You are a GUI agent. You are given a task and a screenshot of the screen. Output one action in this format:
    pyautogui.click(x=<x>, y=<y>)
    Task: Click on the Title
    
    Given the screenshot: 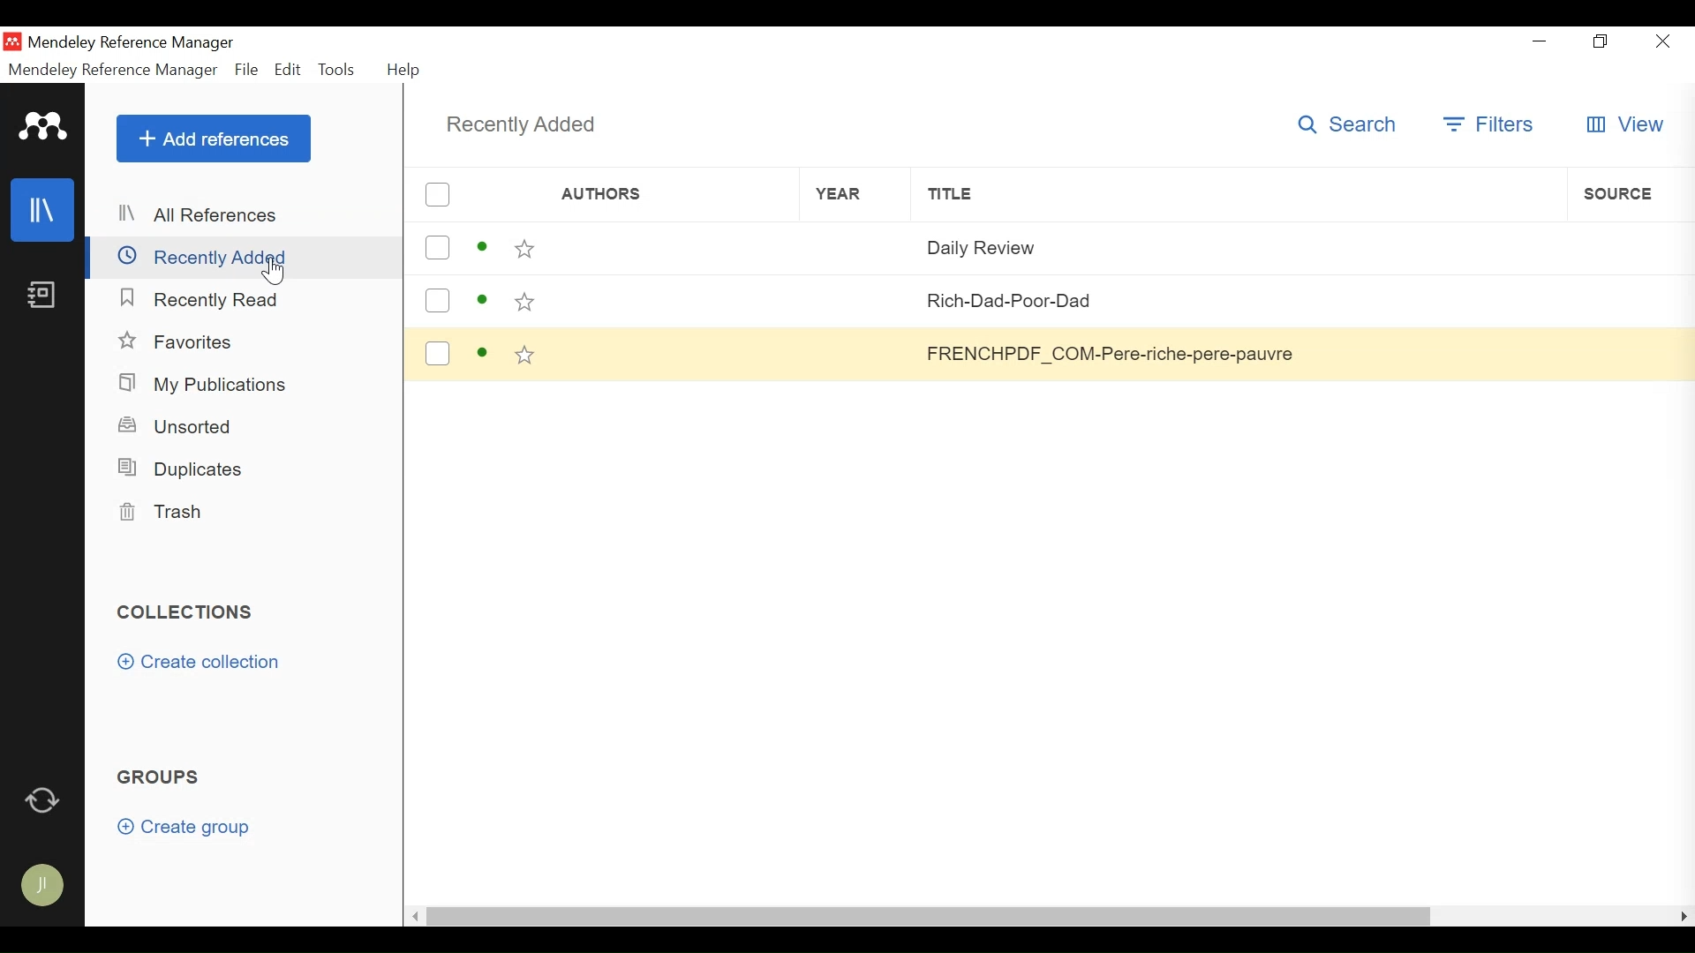 What is the action you would take?
    pyautogui.click(x=1236, y=247)
    